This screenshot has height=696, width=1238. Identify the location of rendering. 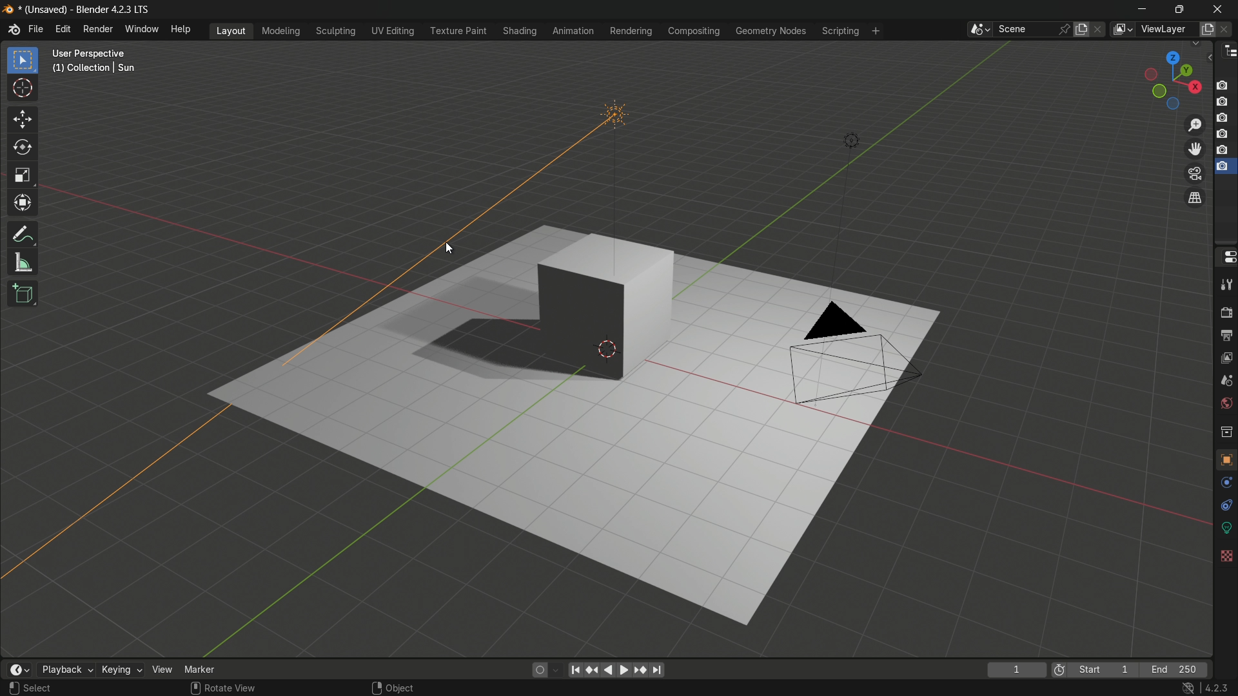
(629, 30).